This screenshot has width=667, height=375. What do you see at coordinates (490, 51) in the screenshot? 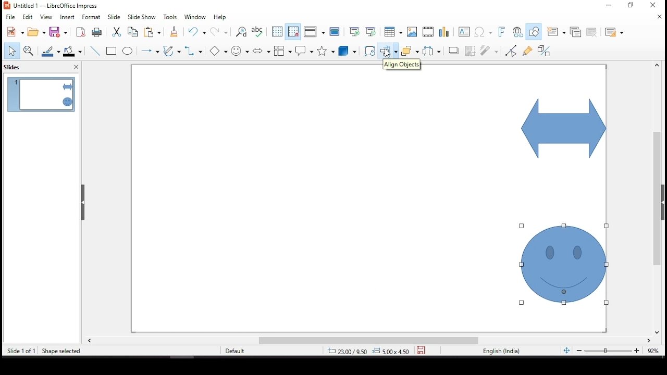
I see `filter` at bounding box center [490, 51].